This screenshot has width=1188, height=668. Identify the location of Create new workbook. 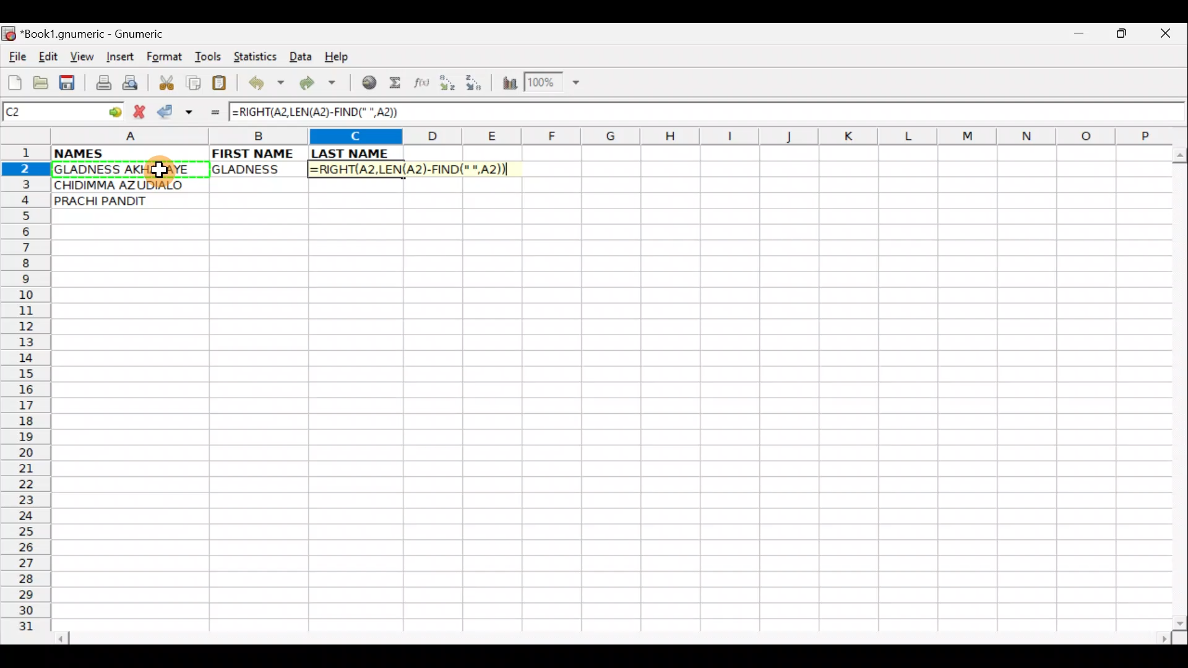
(14, 80).